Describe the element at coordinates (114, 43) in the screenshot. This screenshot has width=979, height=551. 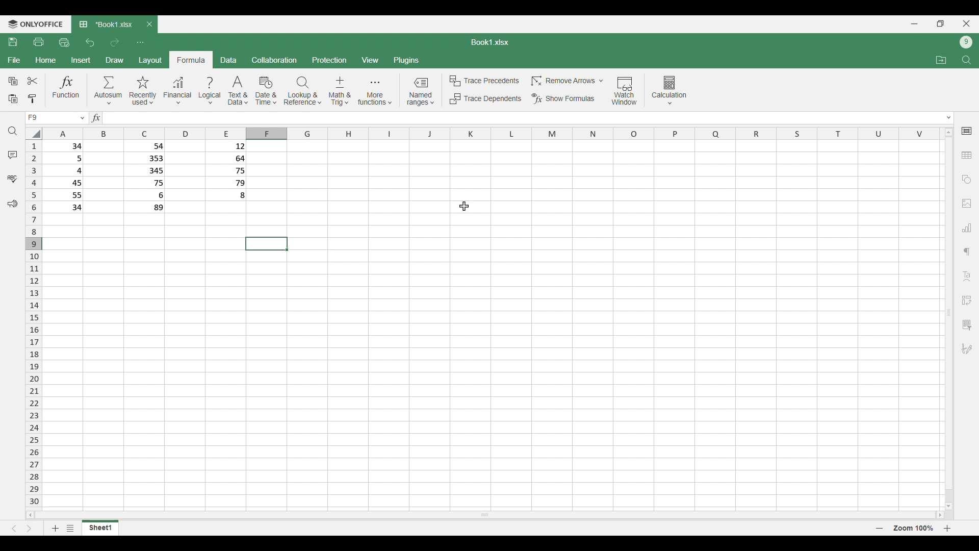
I see `Redo` at that location.